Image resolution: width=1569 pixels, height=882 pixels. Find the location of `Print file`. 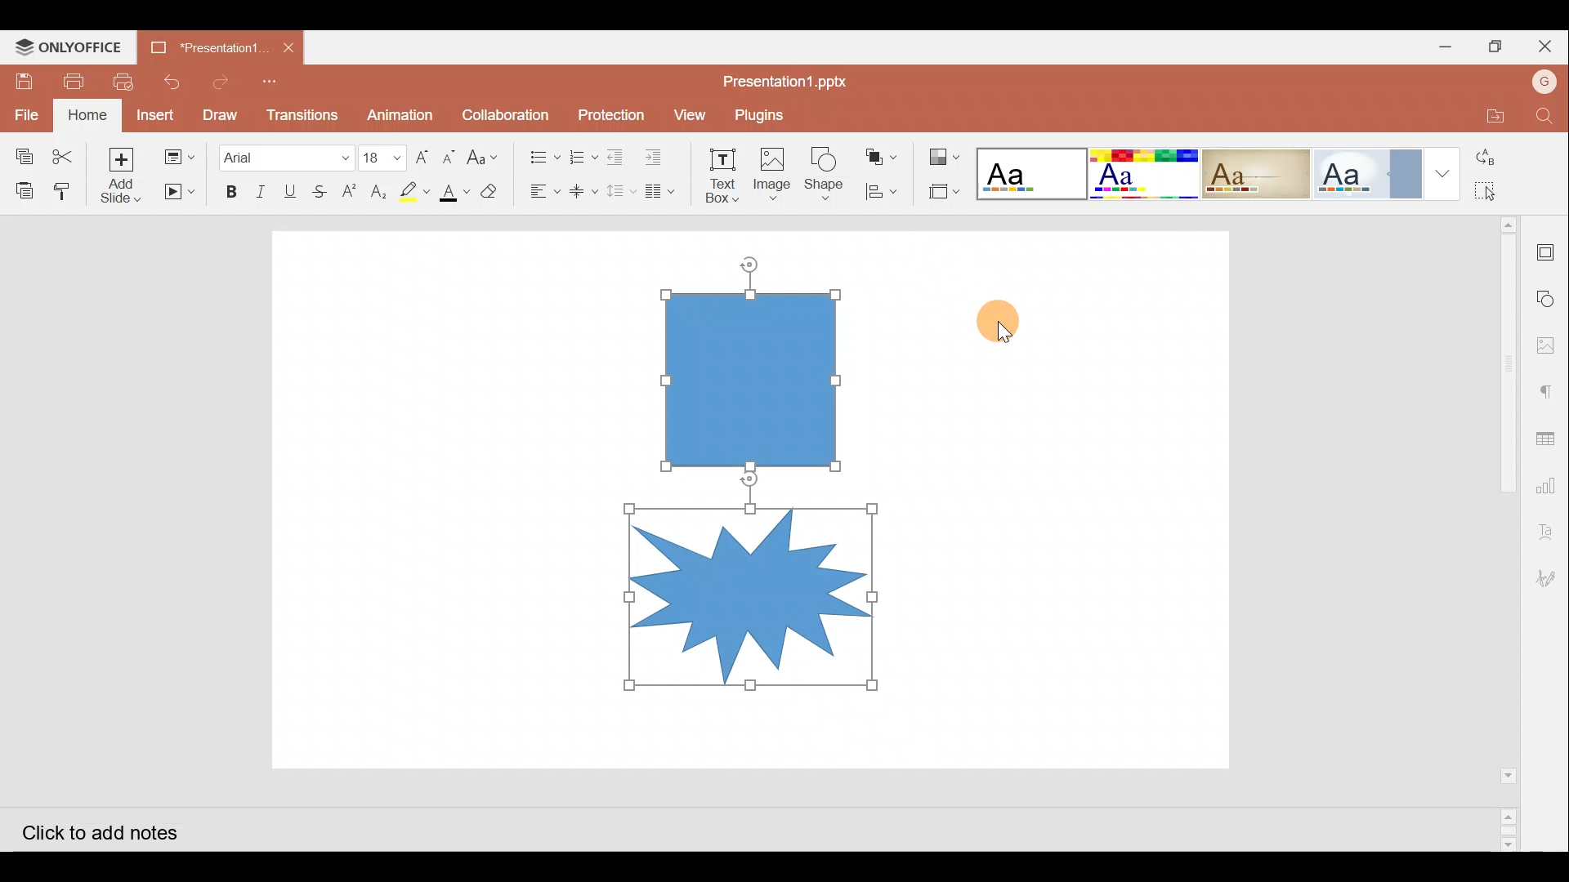

Print file is located at coordinates (78, 80).